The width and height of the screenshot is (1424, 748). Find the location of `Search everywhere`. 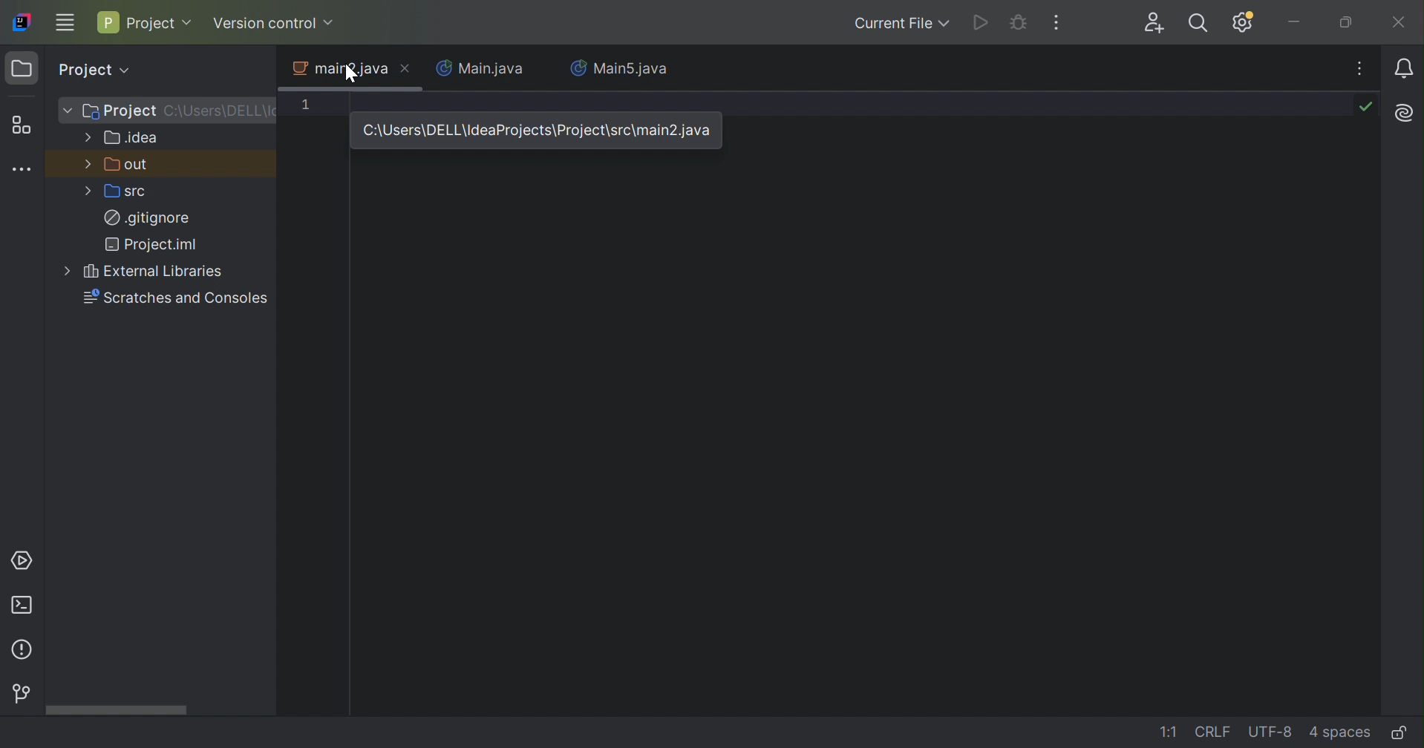

Search everywhere is located at coordinates (1199, 23).